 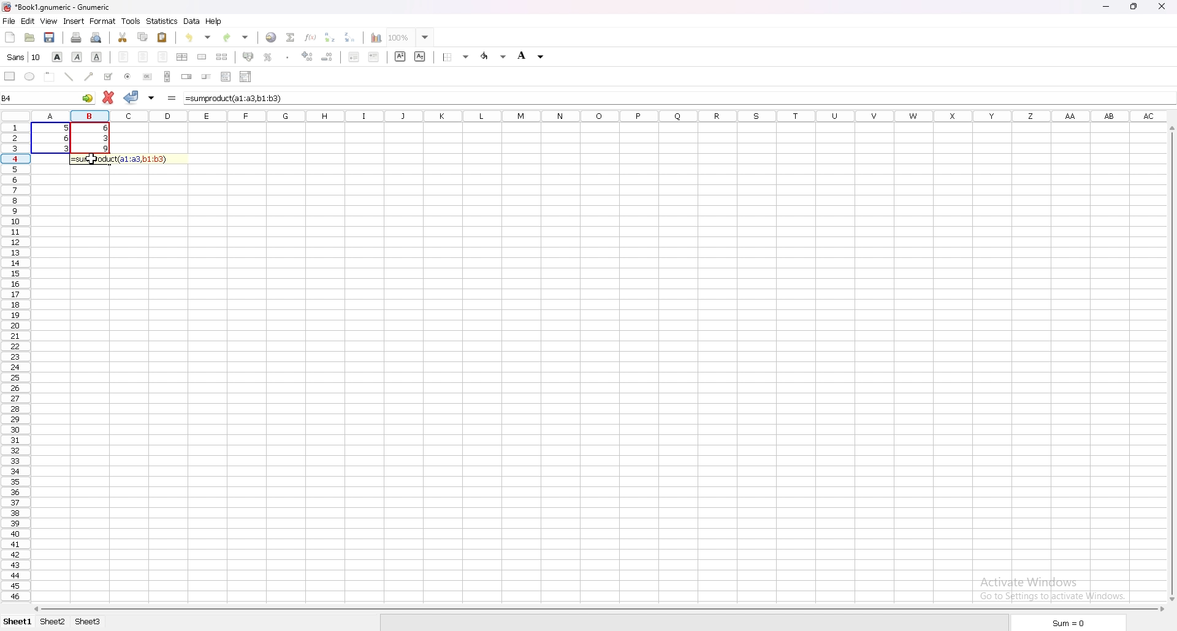 I want to click on new, so click(x=10, y=37).